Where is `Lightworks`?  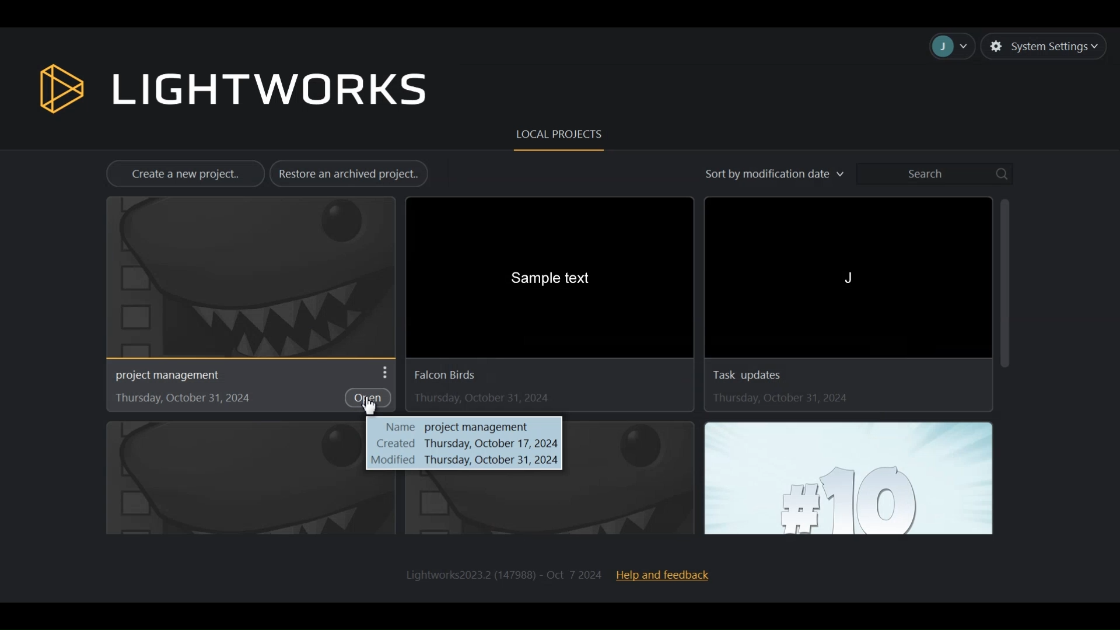
Lightworks is located at coordinates (558, 576).